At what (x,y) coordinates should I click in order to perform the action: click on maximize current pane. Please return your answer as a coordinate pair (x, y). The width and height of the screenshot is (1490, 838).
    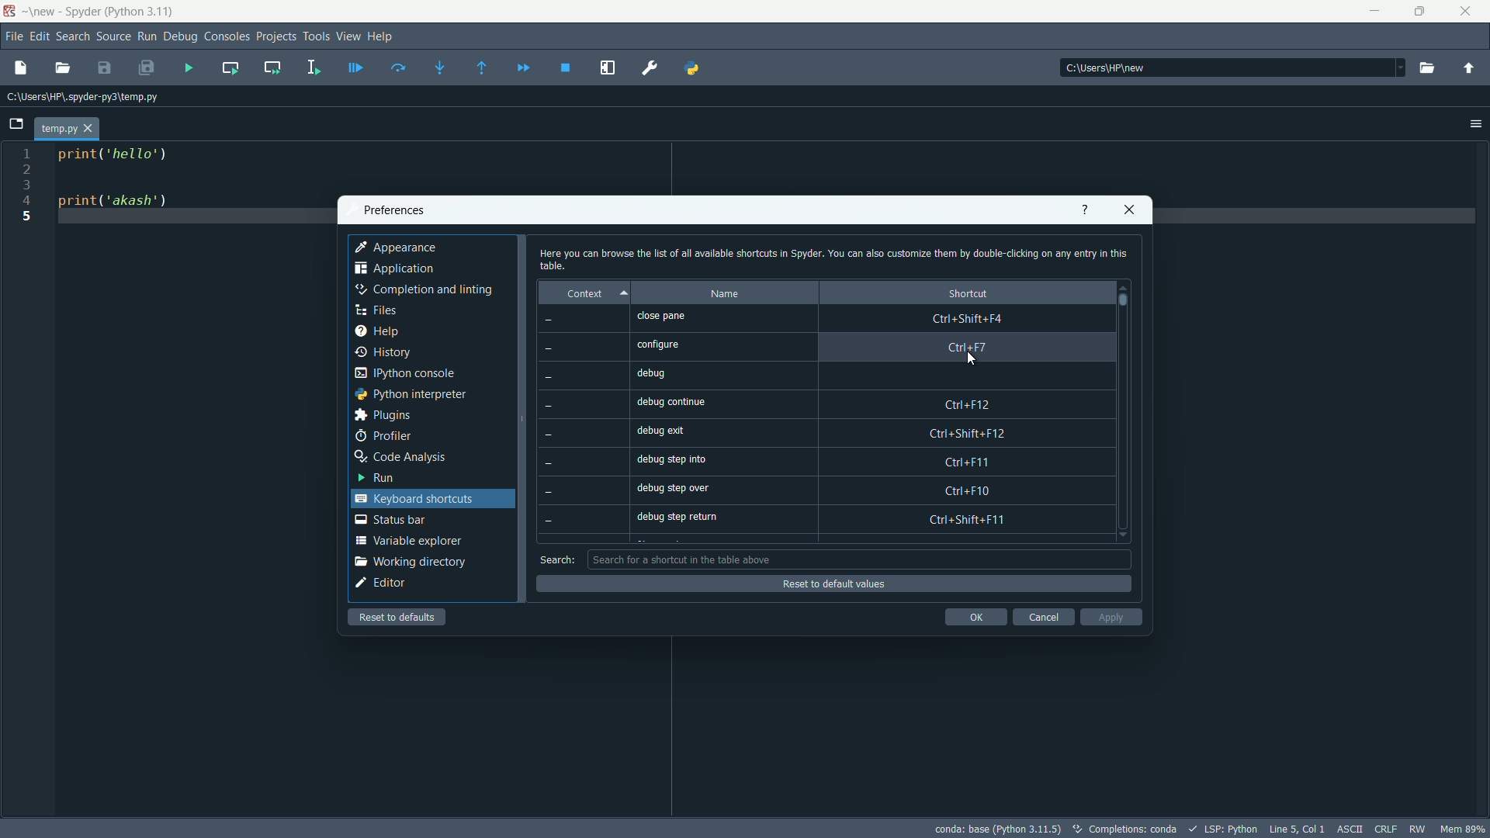
    Looking at the image, I should click on (608, 68).